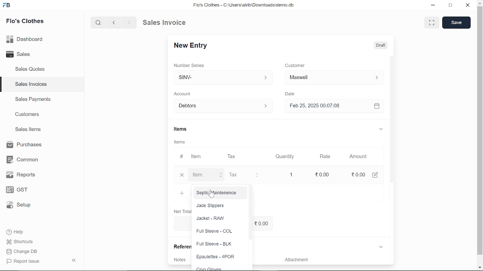  Describe the element at coordinates (29, 130) in the screenshot. I see `Sales Items.` at that location.